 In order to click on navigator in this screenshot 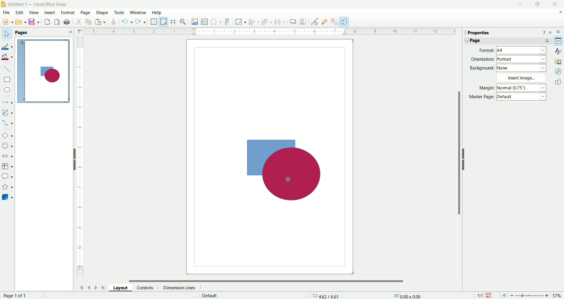, I will do `click(558, 71)`.